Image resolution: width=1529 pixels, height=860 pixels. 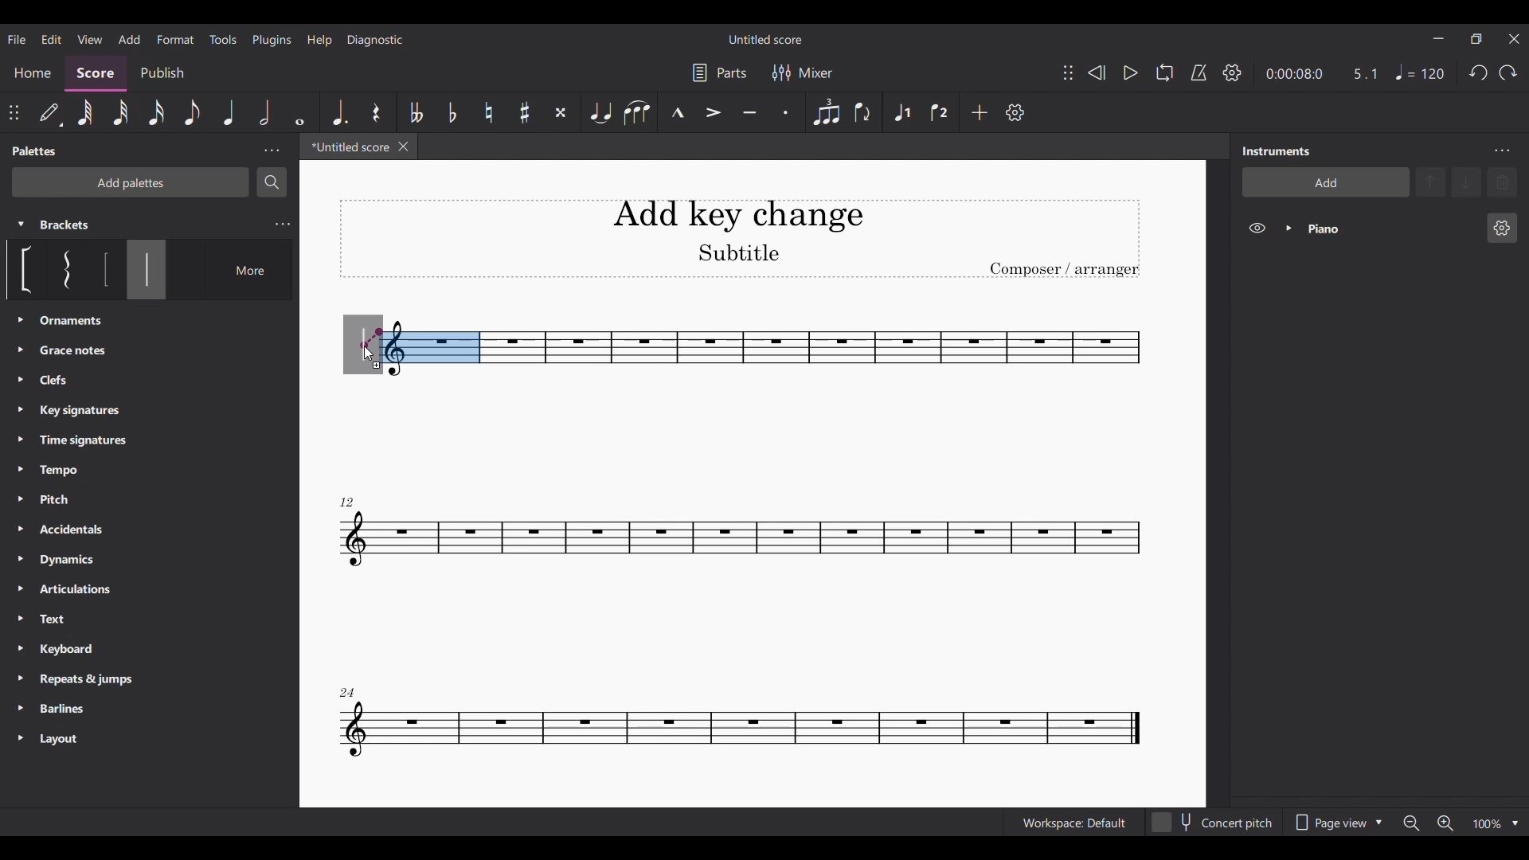 I want to click on Current bracket selection highlighted, so click(x=147, y=269).